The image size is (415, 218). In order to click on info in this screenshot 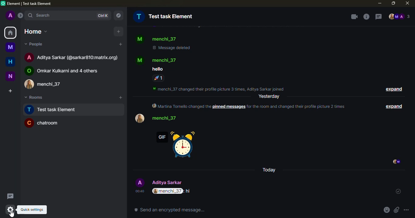, I will do `click(365, 17)`.